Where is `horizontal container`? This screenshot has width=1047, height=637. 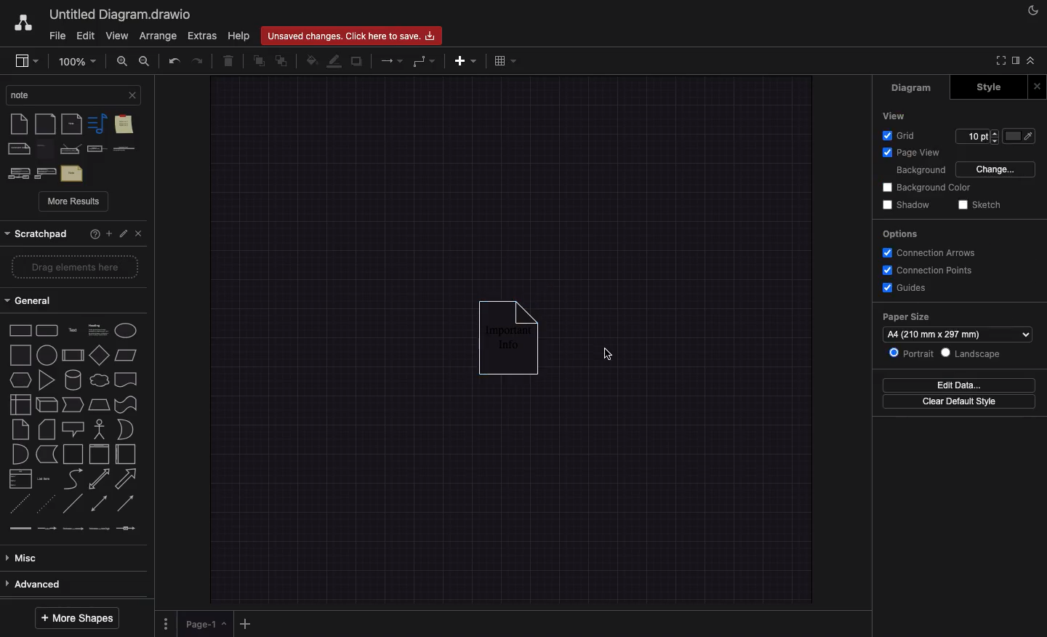
horizontal container is located at coordinates (126, 454).